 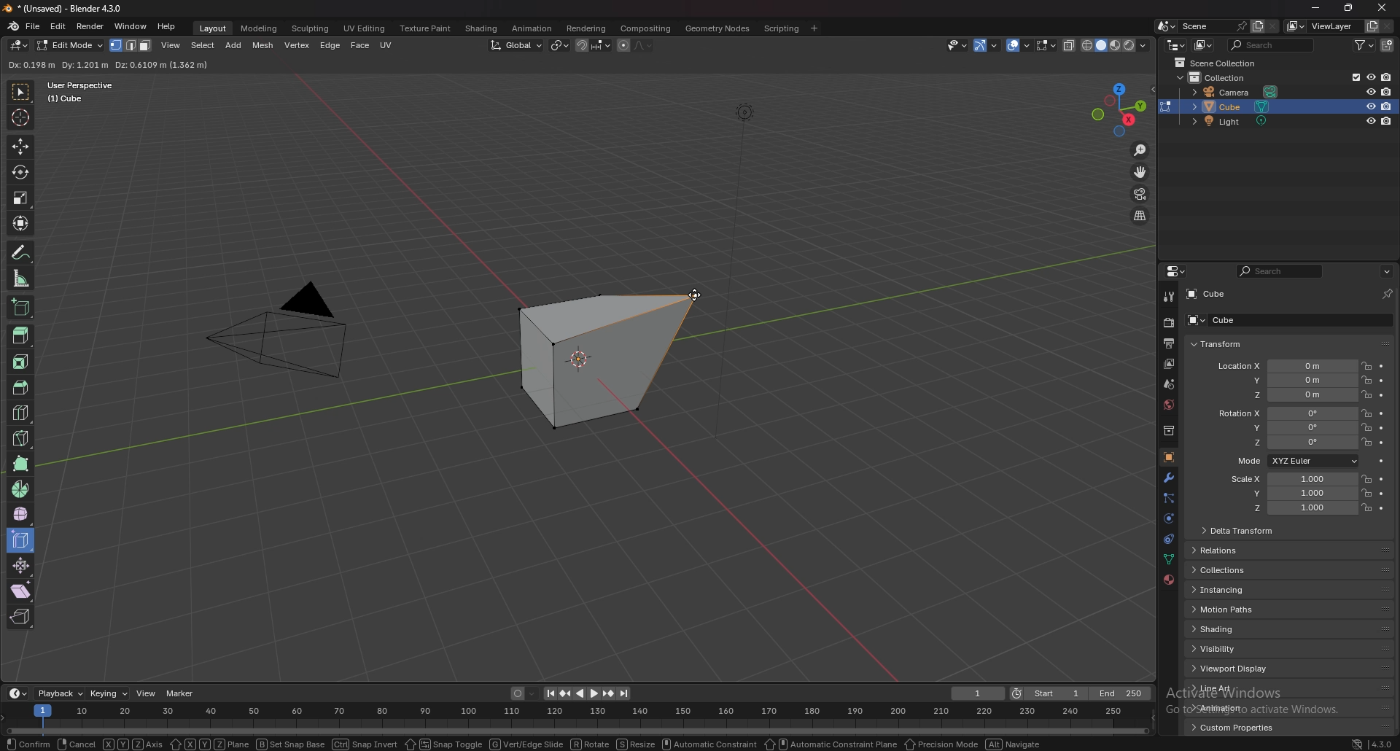 I want to click on help, so click(x=166, y=28).